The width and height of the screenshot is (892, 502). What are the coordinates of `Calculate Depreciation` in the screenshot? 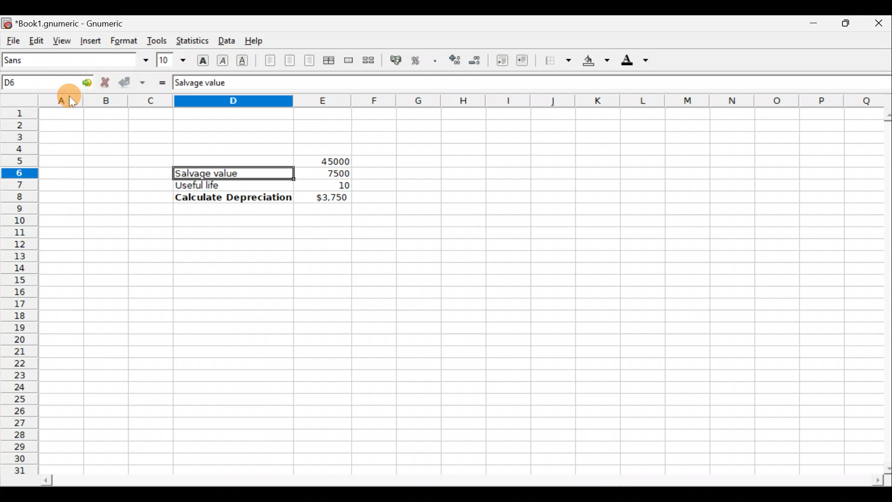 It's located at (234, 197).